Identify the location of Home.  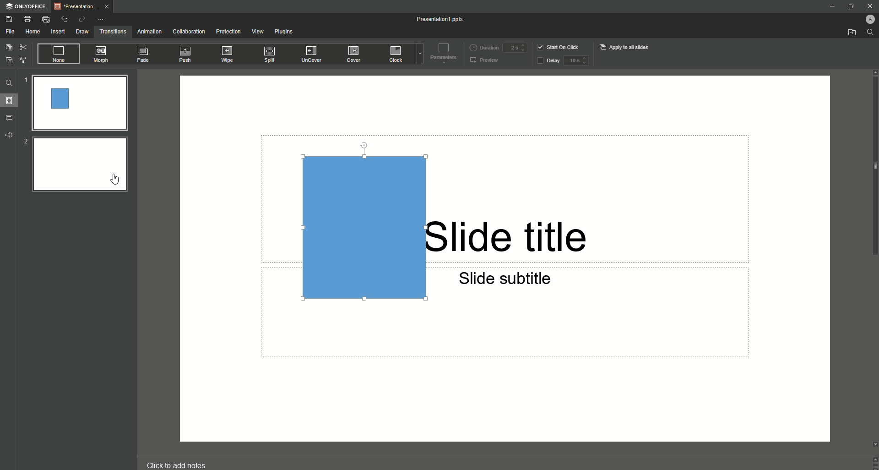
(31, 32).